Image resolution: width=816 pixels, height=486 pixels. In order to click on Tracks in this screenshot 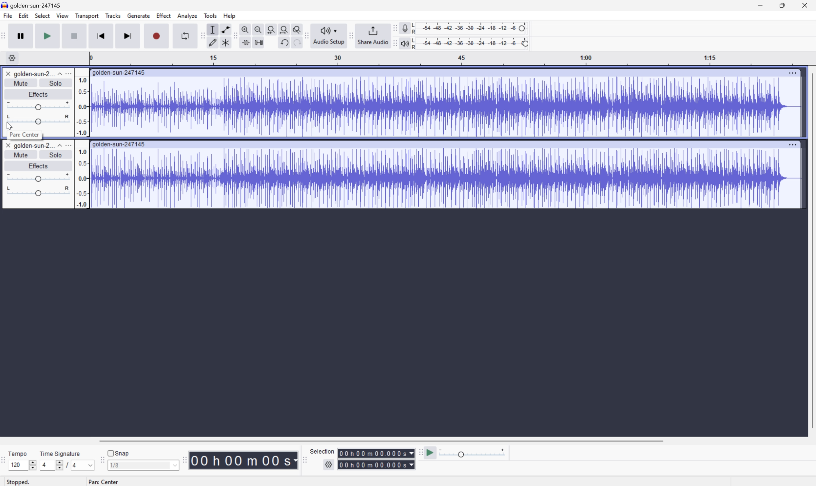, I will do `click(113, 17)`.